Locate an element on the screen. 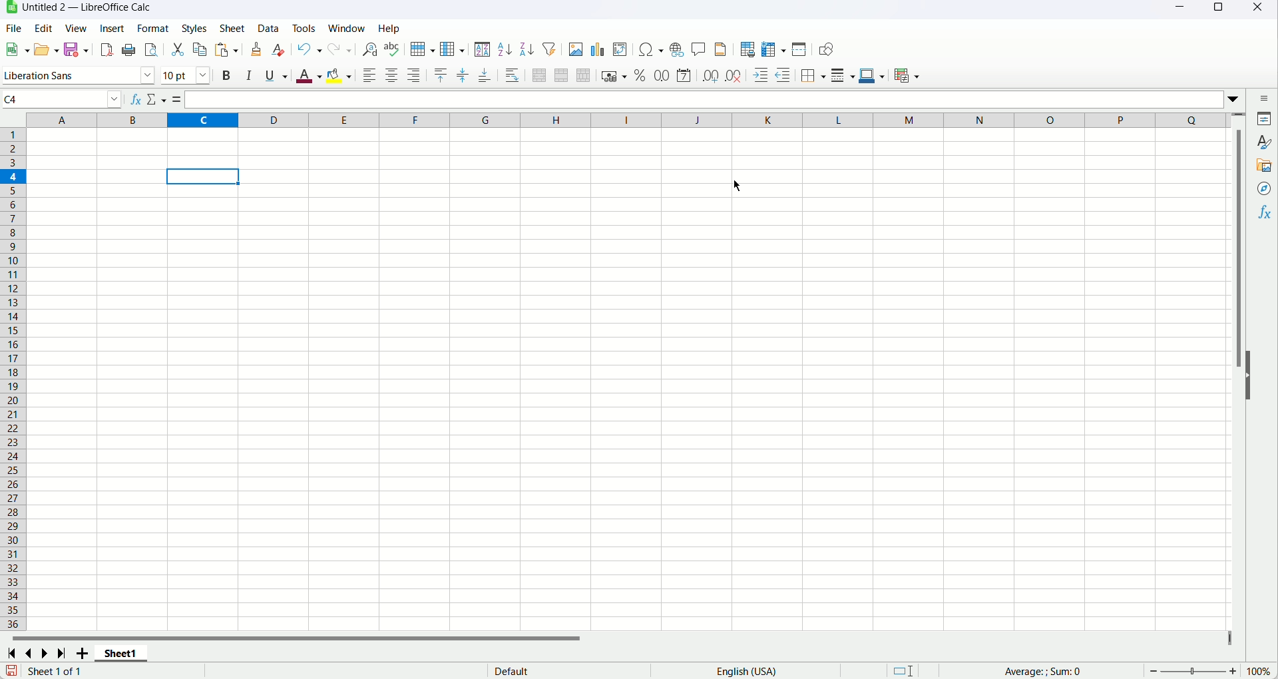 The width and height of the screenshot is (1278, 679). Border color is located at coordinates (871, 75).